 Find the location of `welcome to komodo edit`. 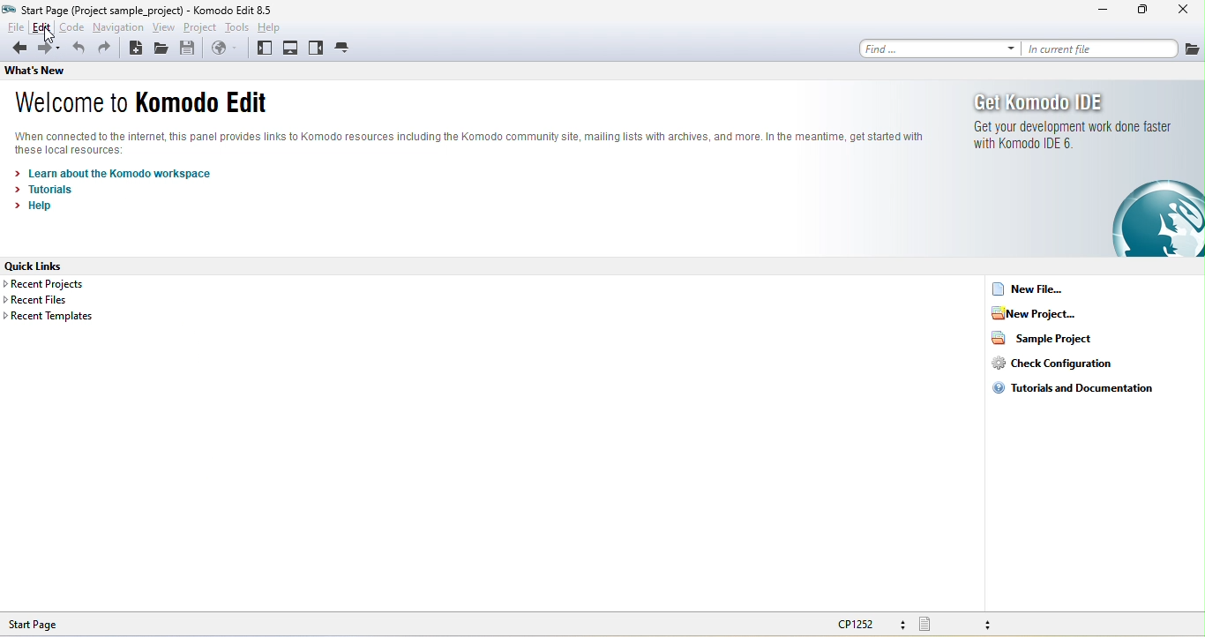

welcome to komodo edit is located at coordinates (142, 104).